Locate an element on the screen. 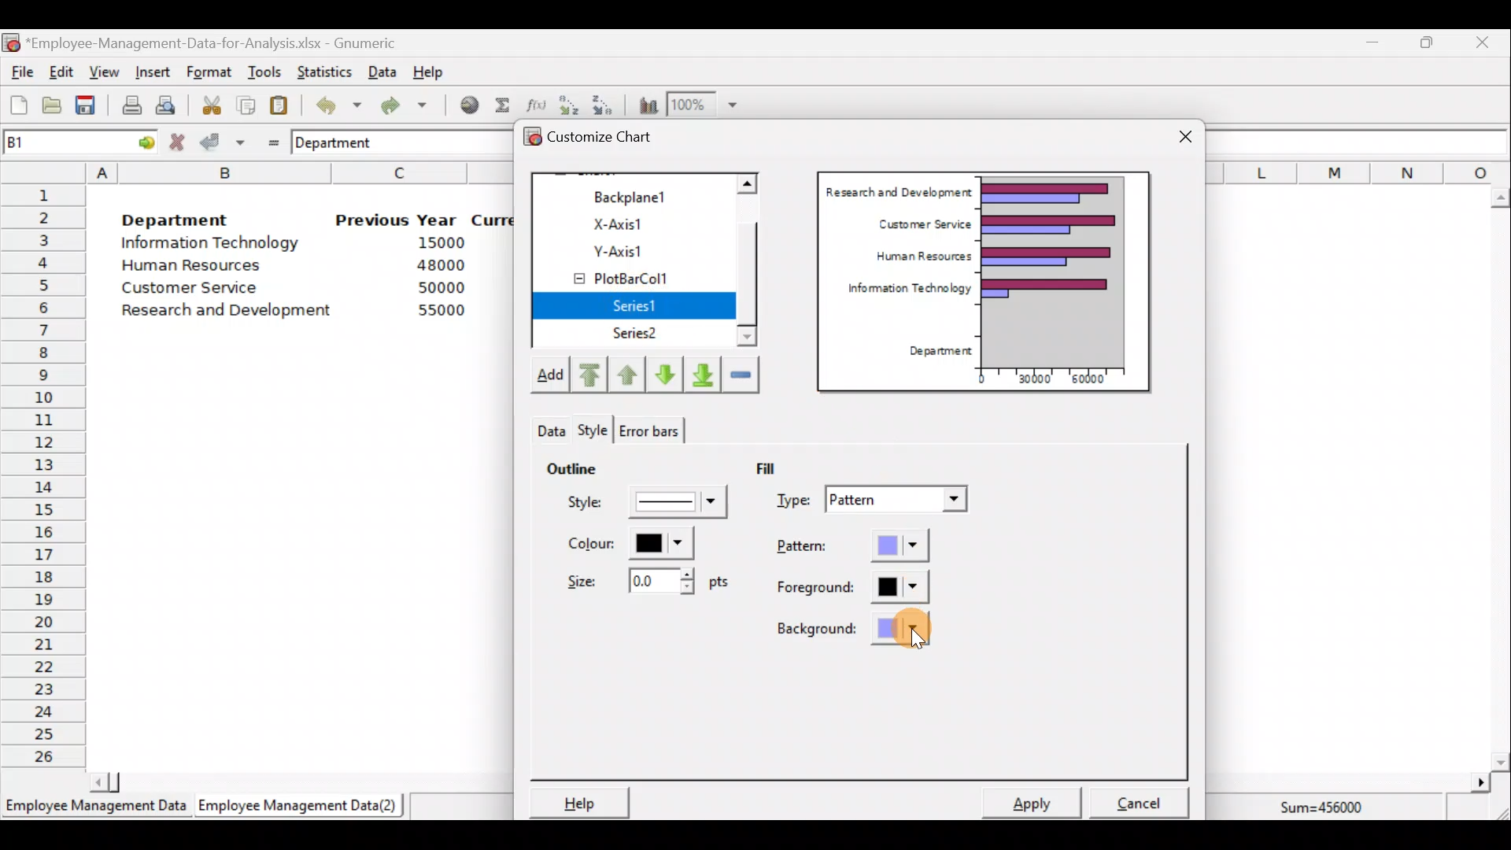 This screenshot has width=1511, height=850. go to is located at coordinates (140, 140).